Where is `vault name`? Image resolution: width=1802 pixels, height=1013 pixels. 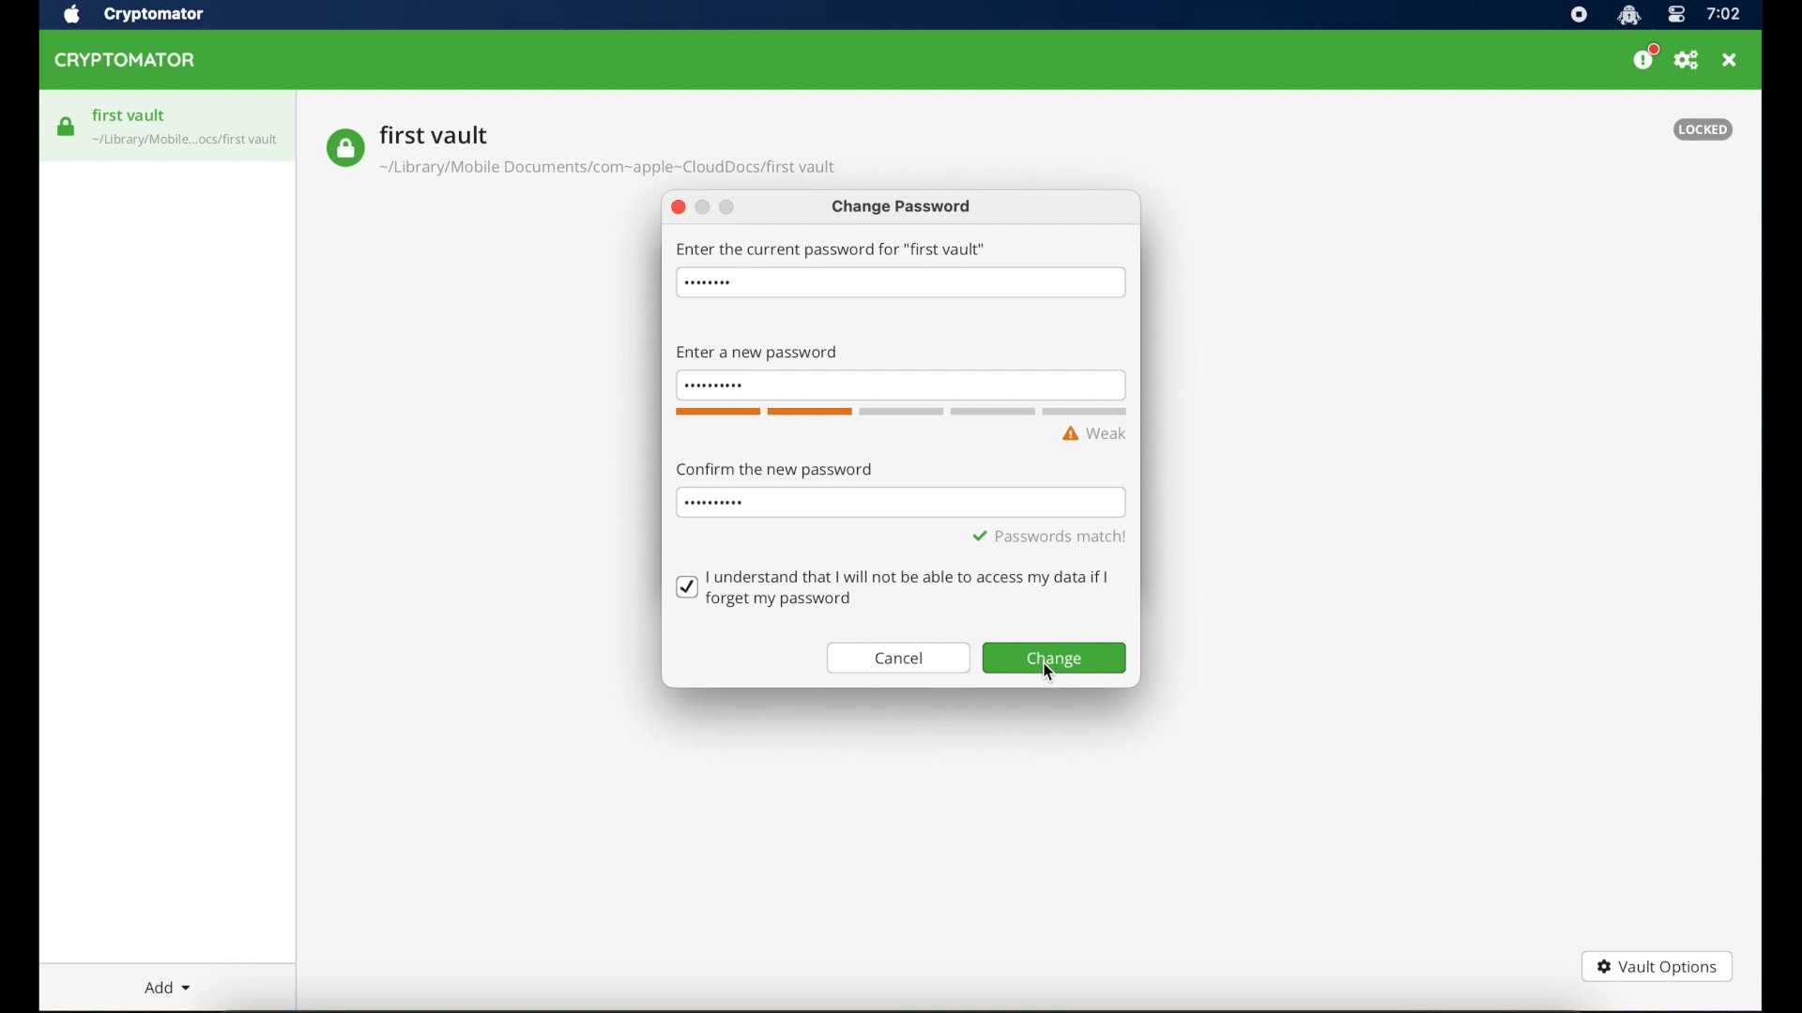
vault name is located at coordinates (435, 134).